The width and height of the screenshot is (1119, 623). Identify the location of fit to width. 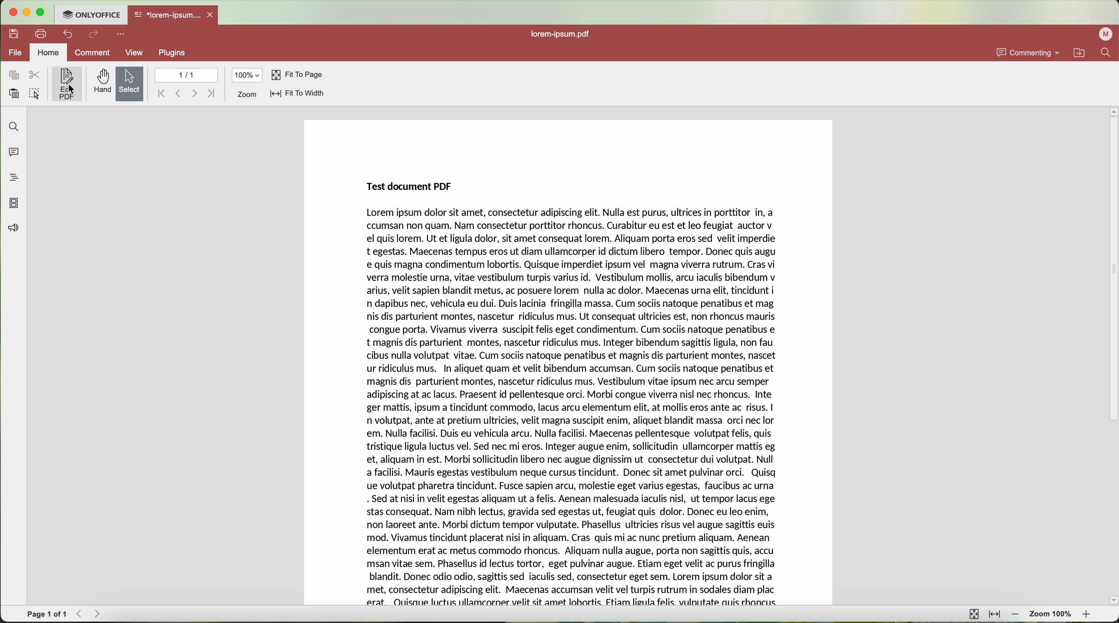
(297, 93).